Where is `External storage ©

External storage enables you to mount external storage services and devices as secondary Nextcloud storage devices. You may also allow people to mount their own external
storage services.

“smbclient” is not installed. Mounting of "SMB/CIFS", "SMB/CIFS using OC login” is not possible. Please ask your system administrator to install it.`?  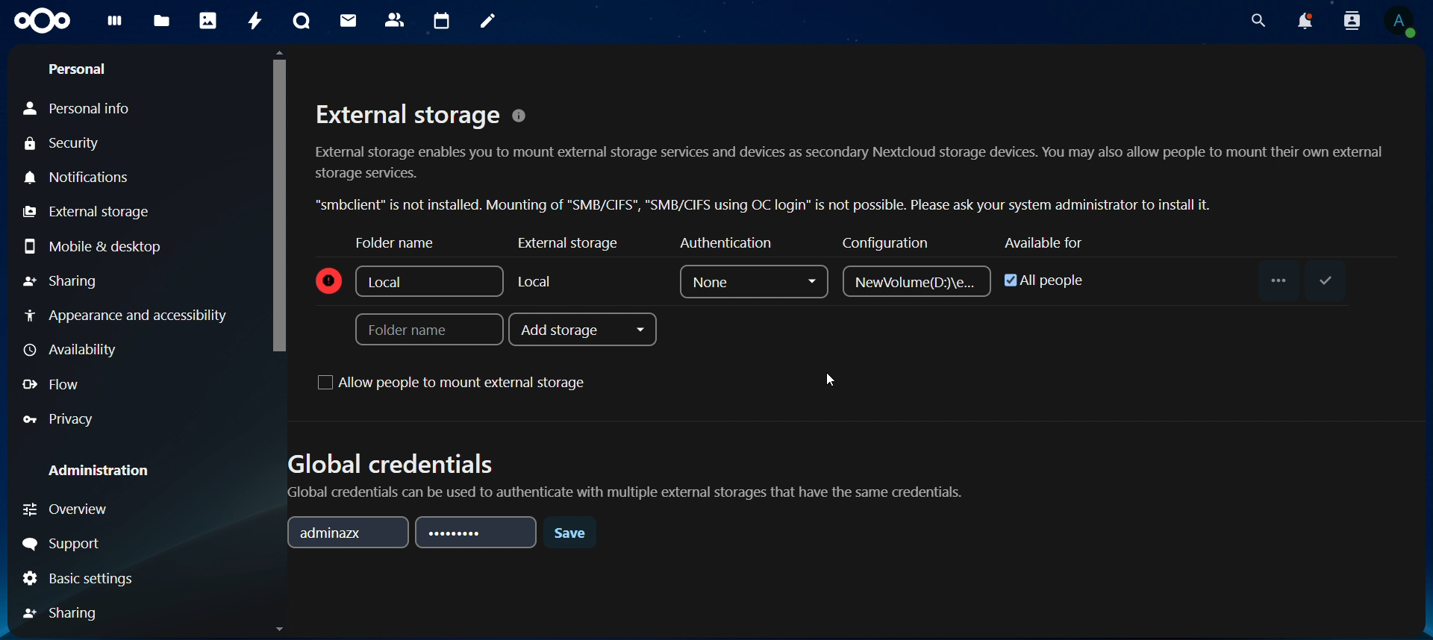
External storage ©

External storage enables you to mount external storage services and devices as secondary Nextcloud storage devices. You may also allow people to mount their own external
storage services.

“smbclient” is not installed. Mounting of "SMB/CIFS", "SMB/CIFS using OC login” is not possible. Please ask your system administrator to install it. is located at coordinates (849, 155).